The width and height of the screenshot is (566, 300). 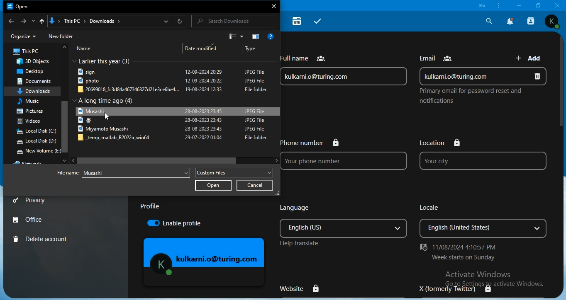 What do you see at coordinates (61, 35) in the screenshot?
I see `new folder` at bounding box center [61, 35].